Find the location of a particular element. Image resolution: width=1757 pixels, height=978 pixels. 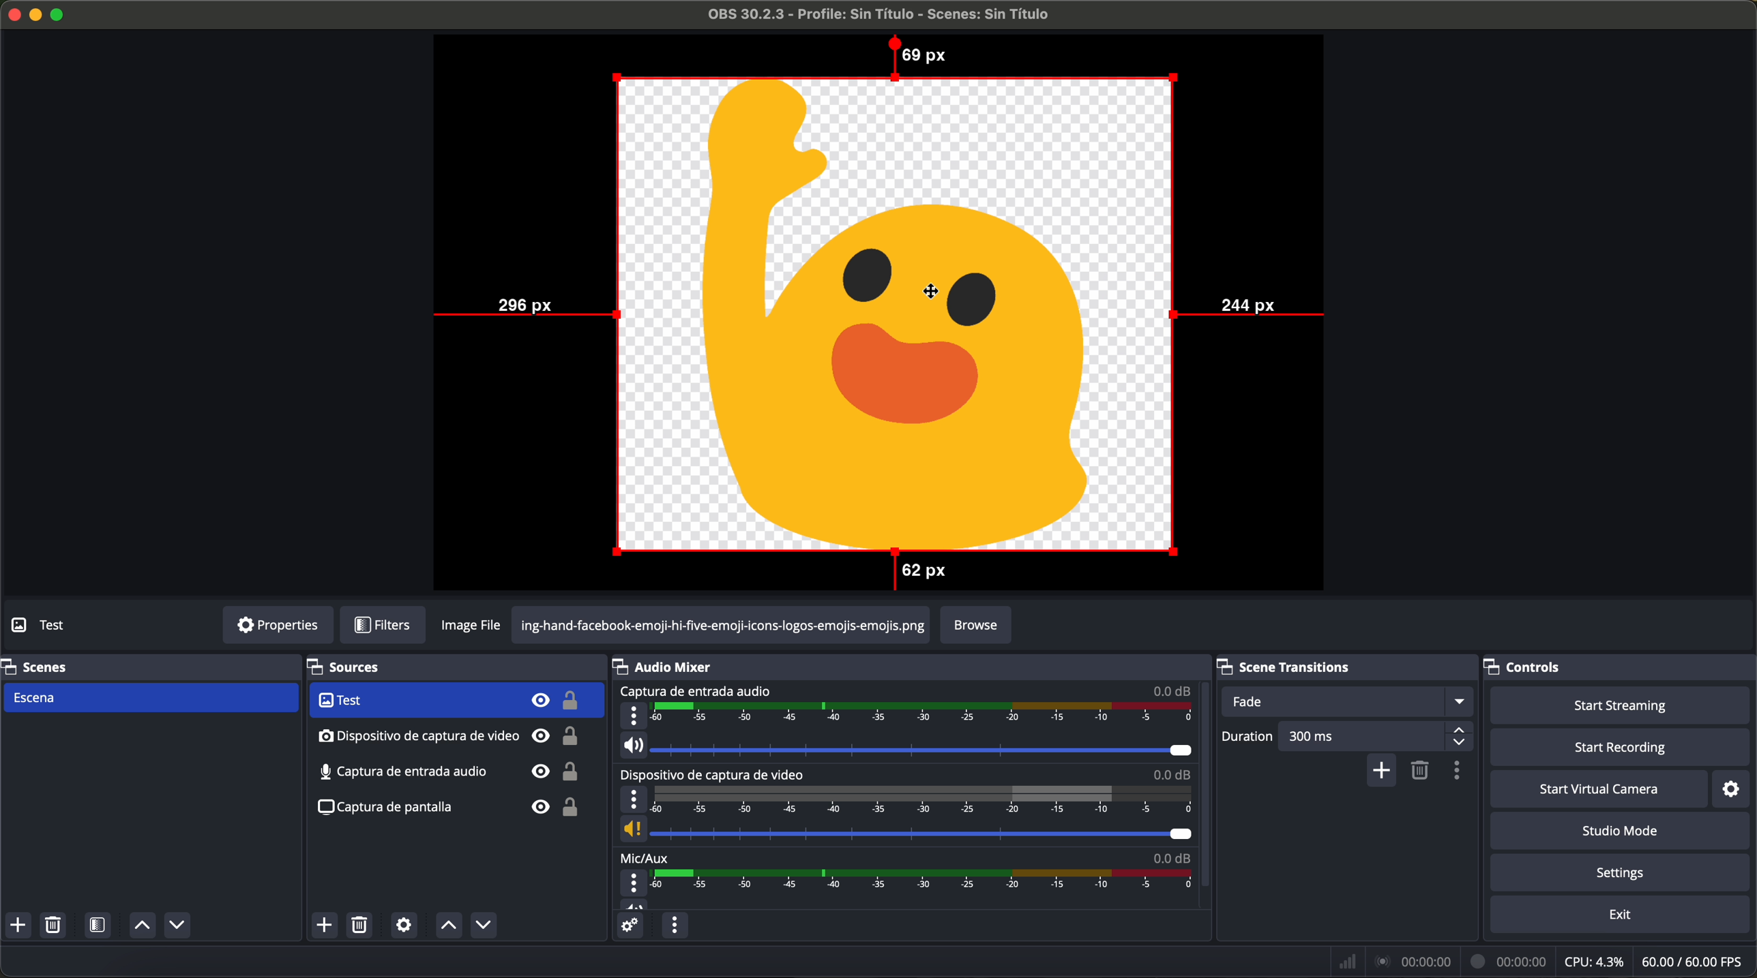

more options is located at coordinates (634, 716).